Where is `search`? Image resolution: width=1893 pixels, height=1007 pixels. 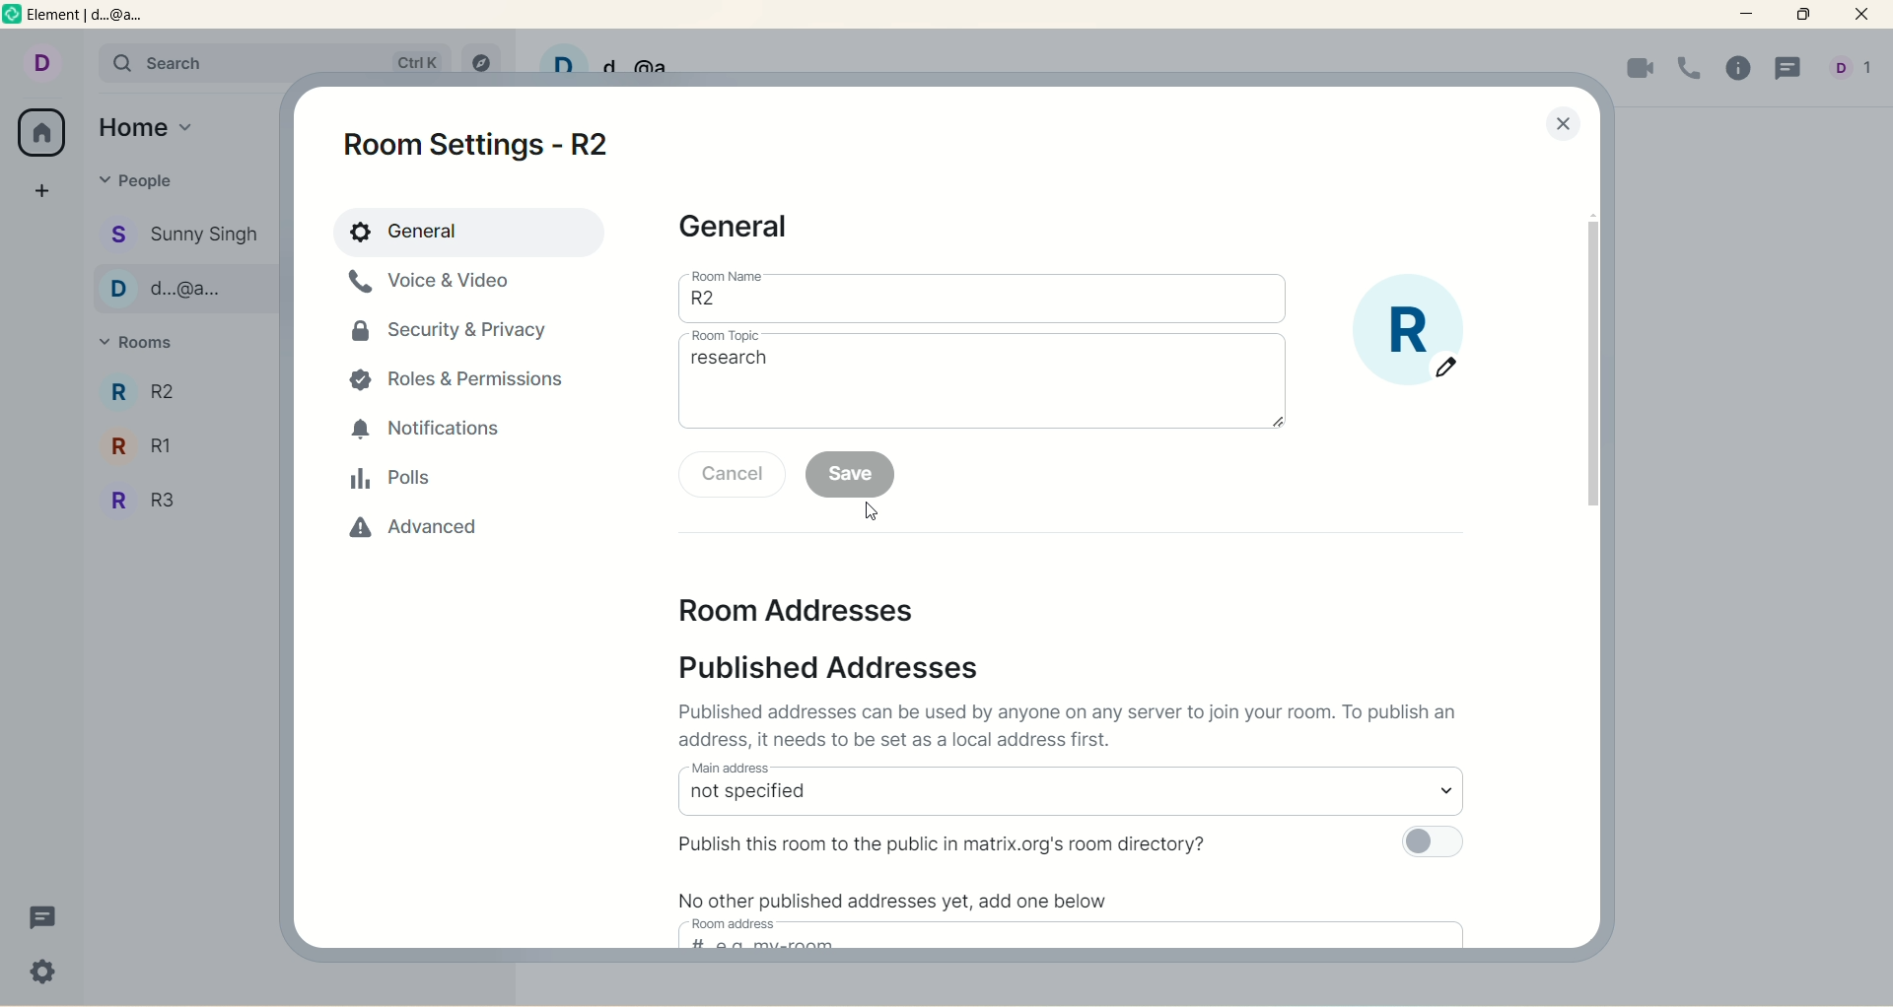
search is located at coordinates (190, 64).